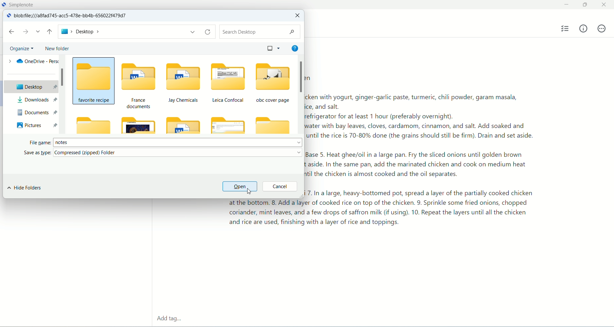 This screenshot has width=614, height=327. I want to click on hide folders, so click(25, 188).